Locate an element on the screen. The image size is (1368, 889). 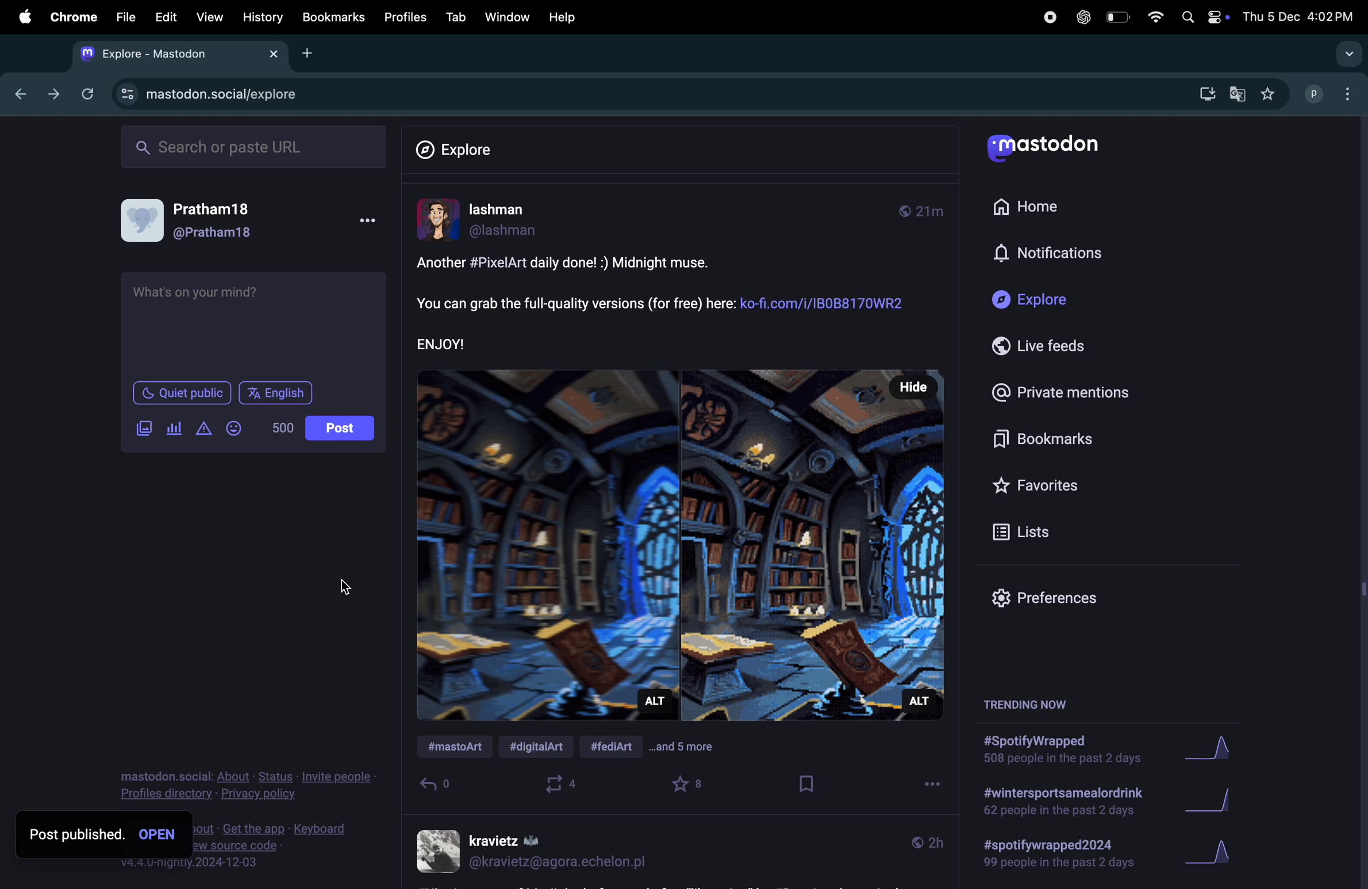
wifi is located at coordinates (1151, 16).